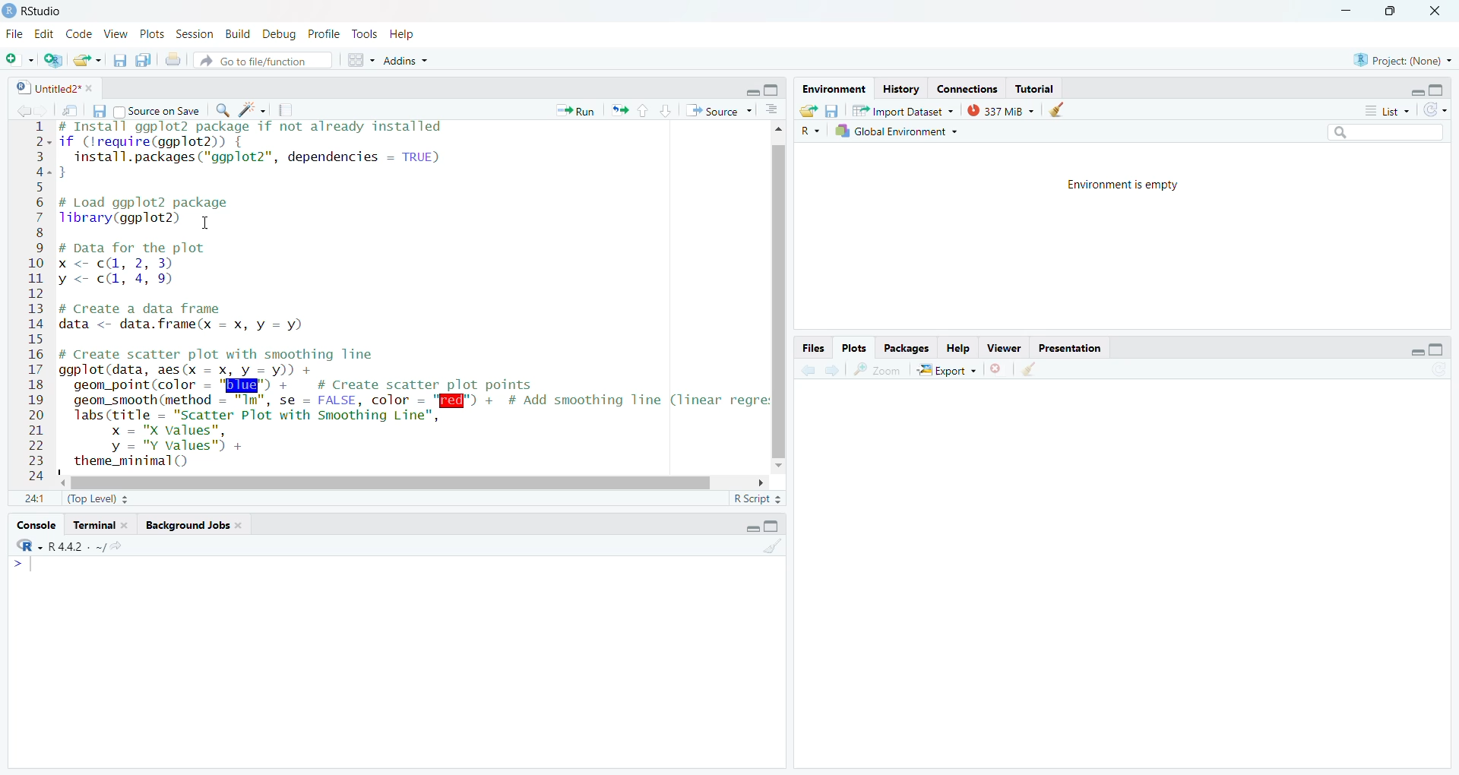  What do you see at coordinates (24, 109) in the screenshot?
I see `go back to the previous source location` at bounding box center [24, 109].